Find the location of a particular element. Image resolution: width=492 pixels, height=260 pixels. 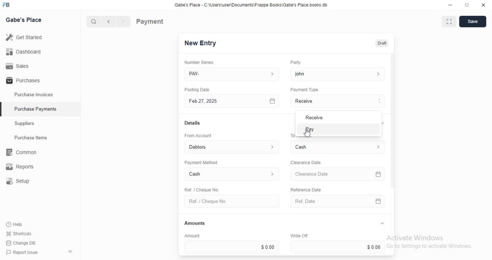

Cash is located at coordinates (232, 175).